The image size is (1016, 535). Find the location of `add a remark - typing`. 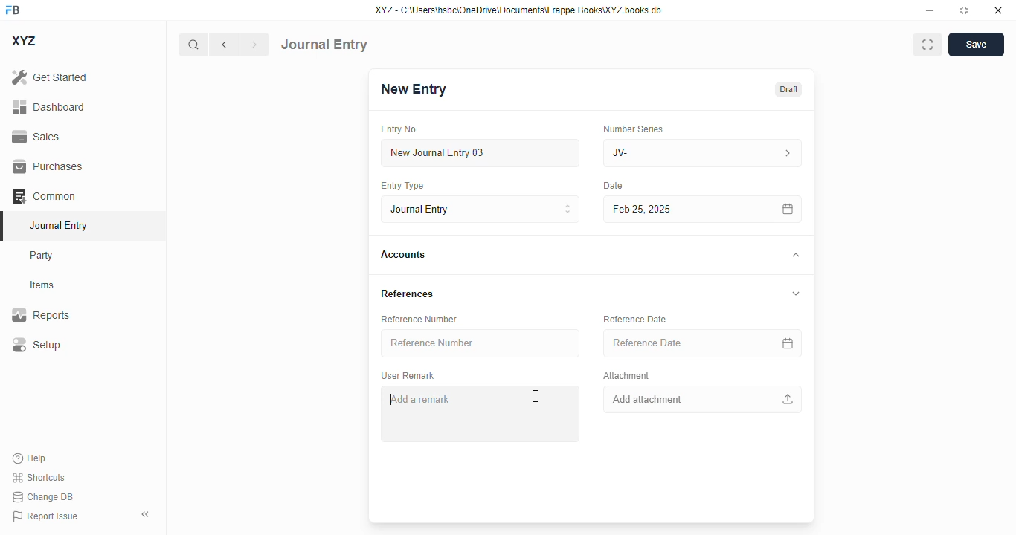

add a remark - typing is located at coordinates (479, 413).